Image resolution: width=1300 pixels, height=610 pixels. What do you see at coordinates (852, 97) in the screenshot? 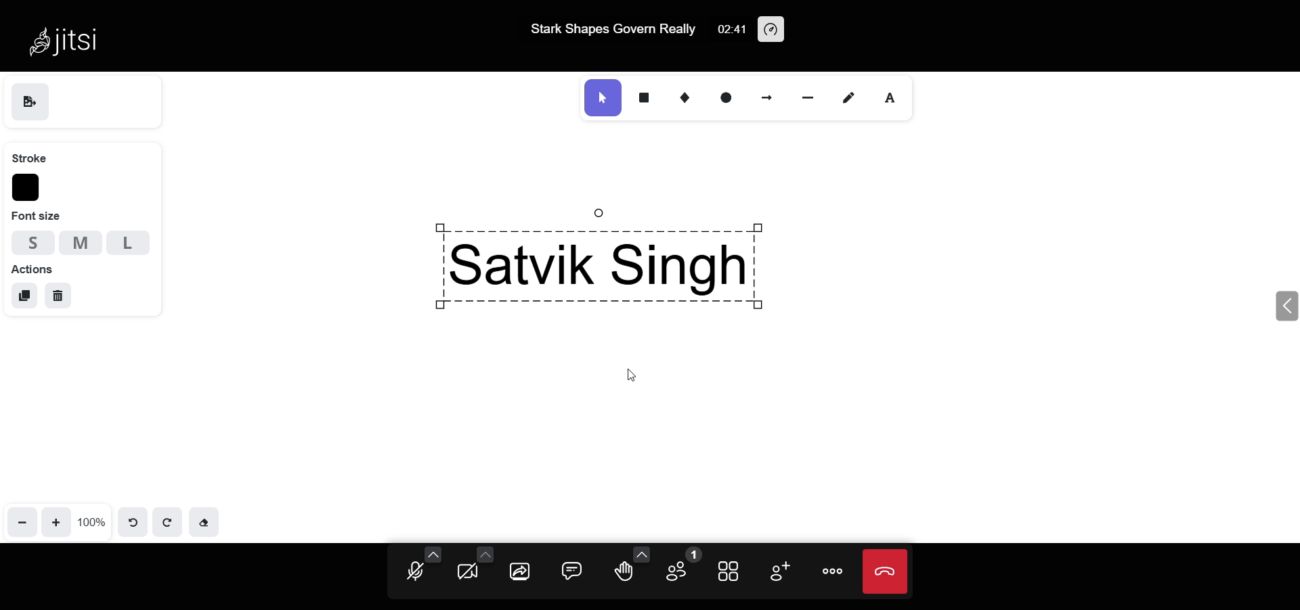
I see `draw` at bounding box center [852, 97].